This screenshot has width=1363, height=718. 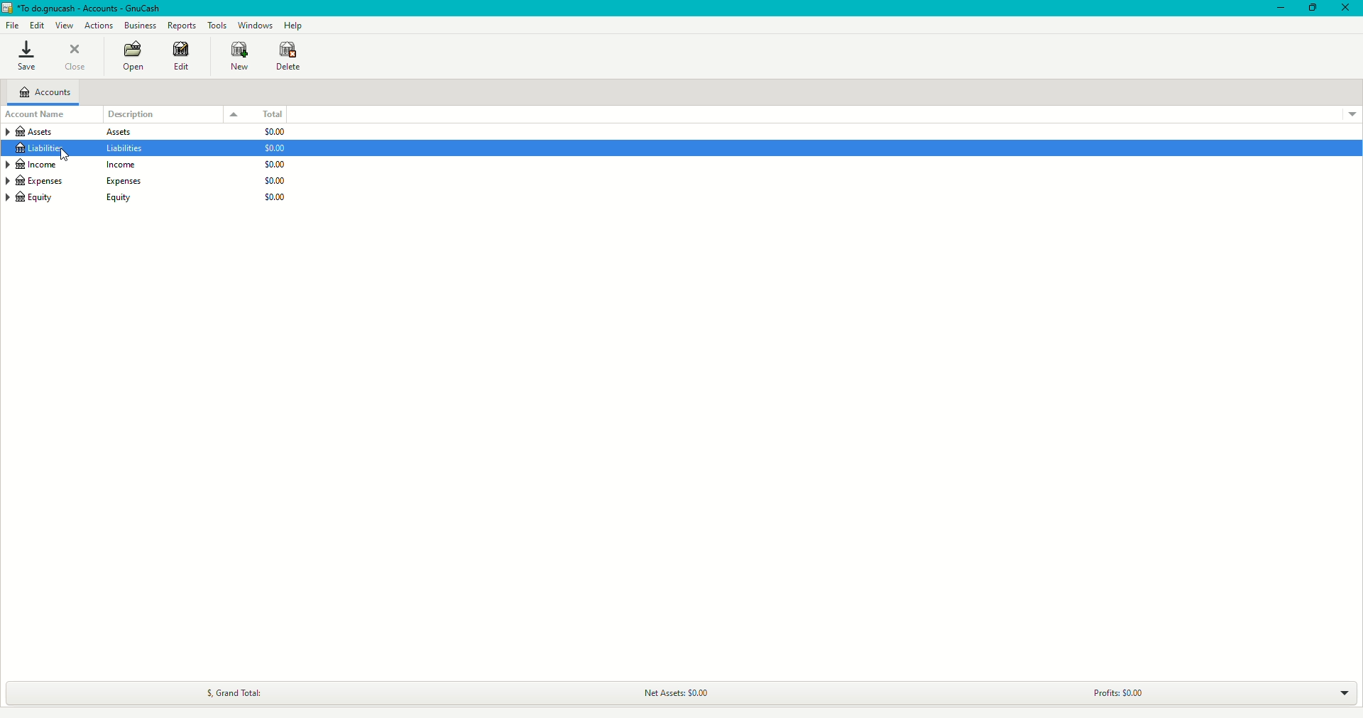 I want to click on Income, so click(x=70, y=165).